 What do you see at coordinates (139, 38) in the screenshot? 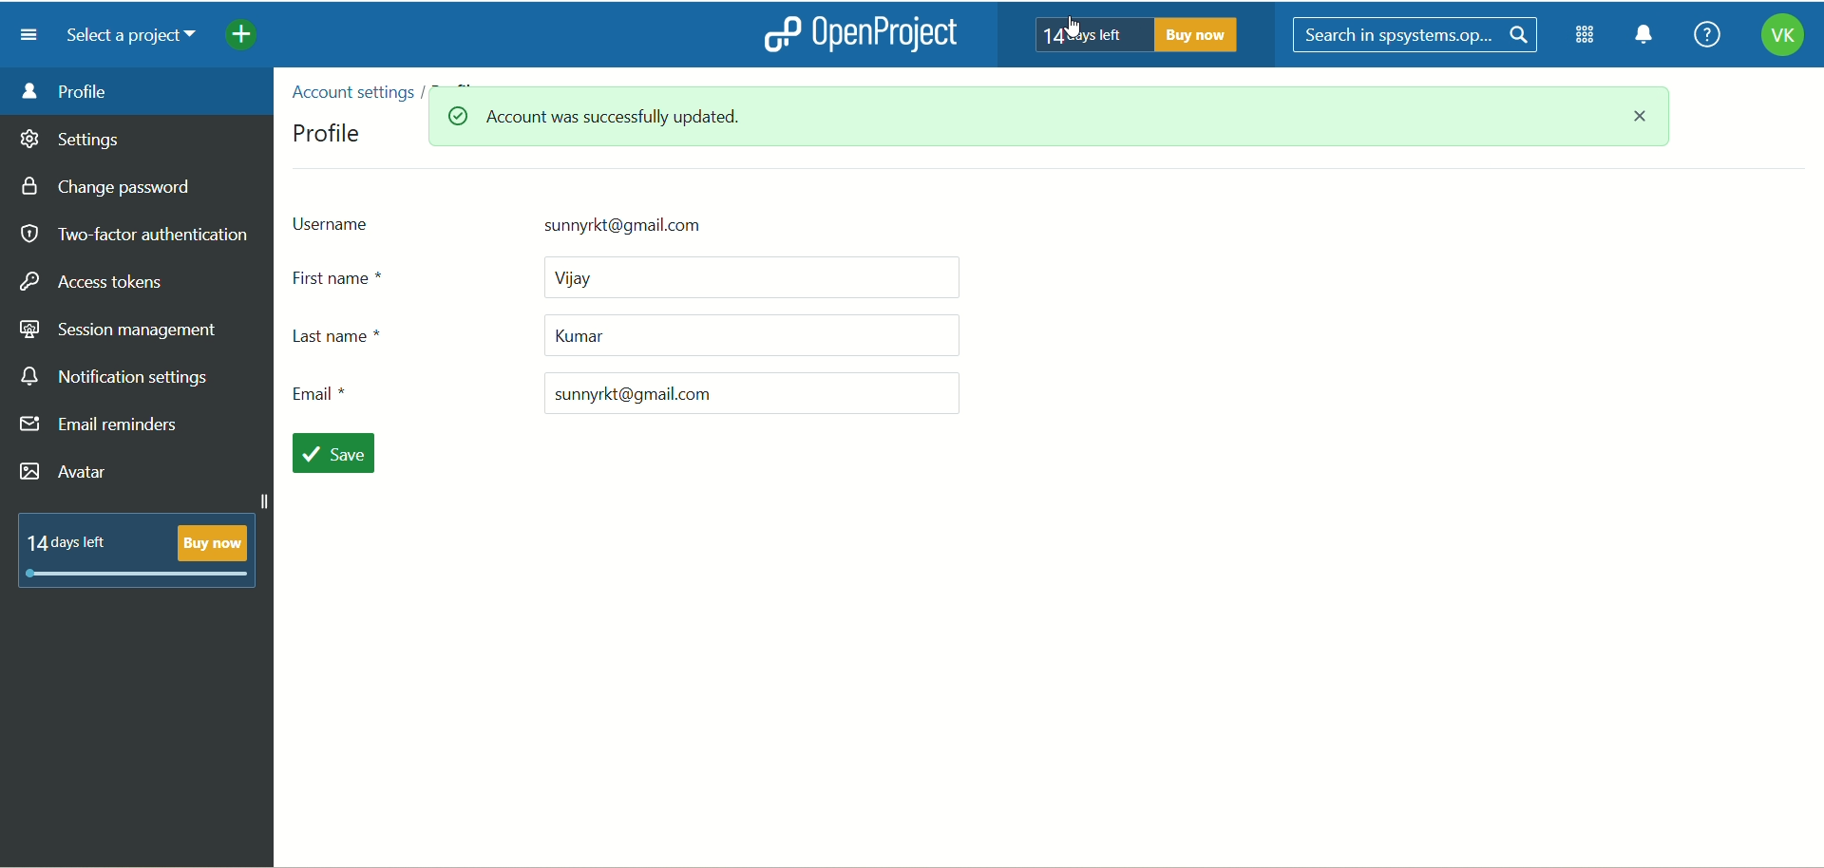
I see `select a project` at bounding box center [139, 38].